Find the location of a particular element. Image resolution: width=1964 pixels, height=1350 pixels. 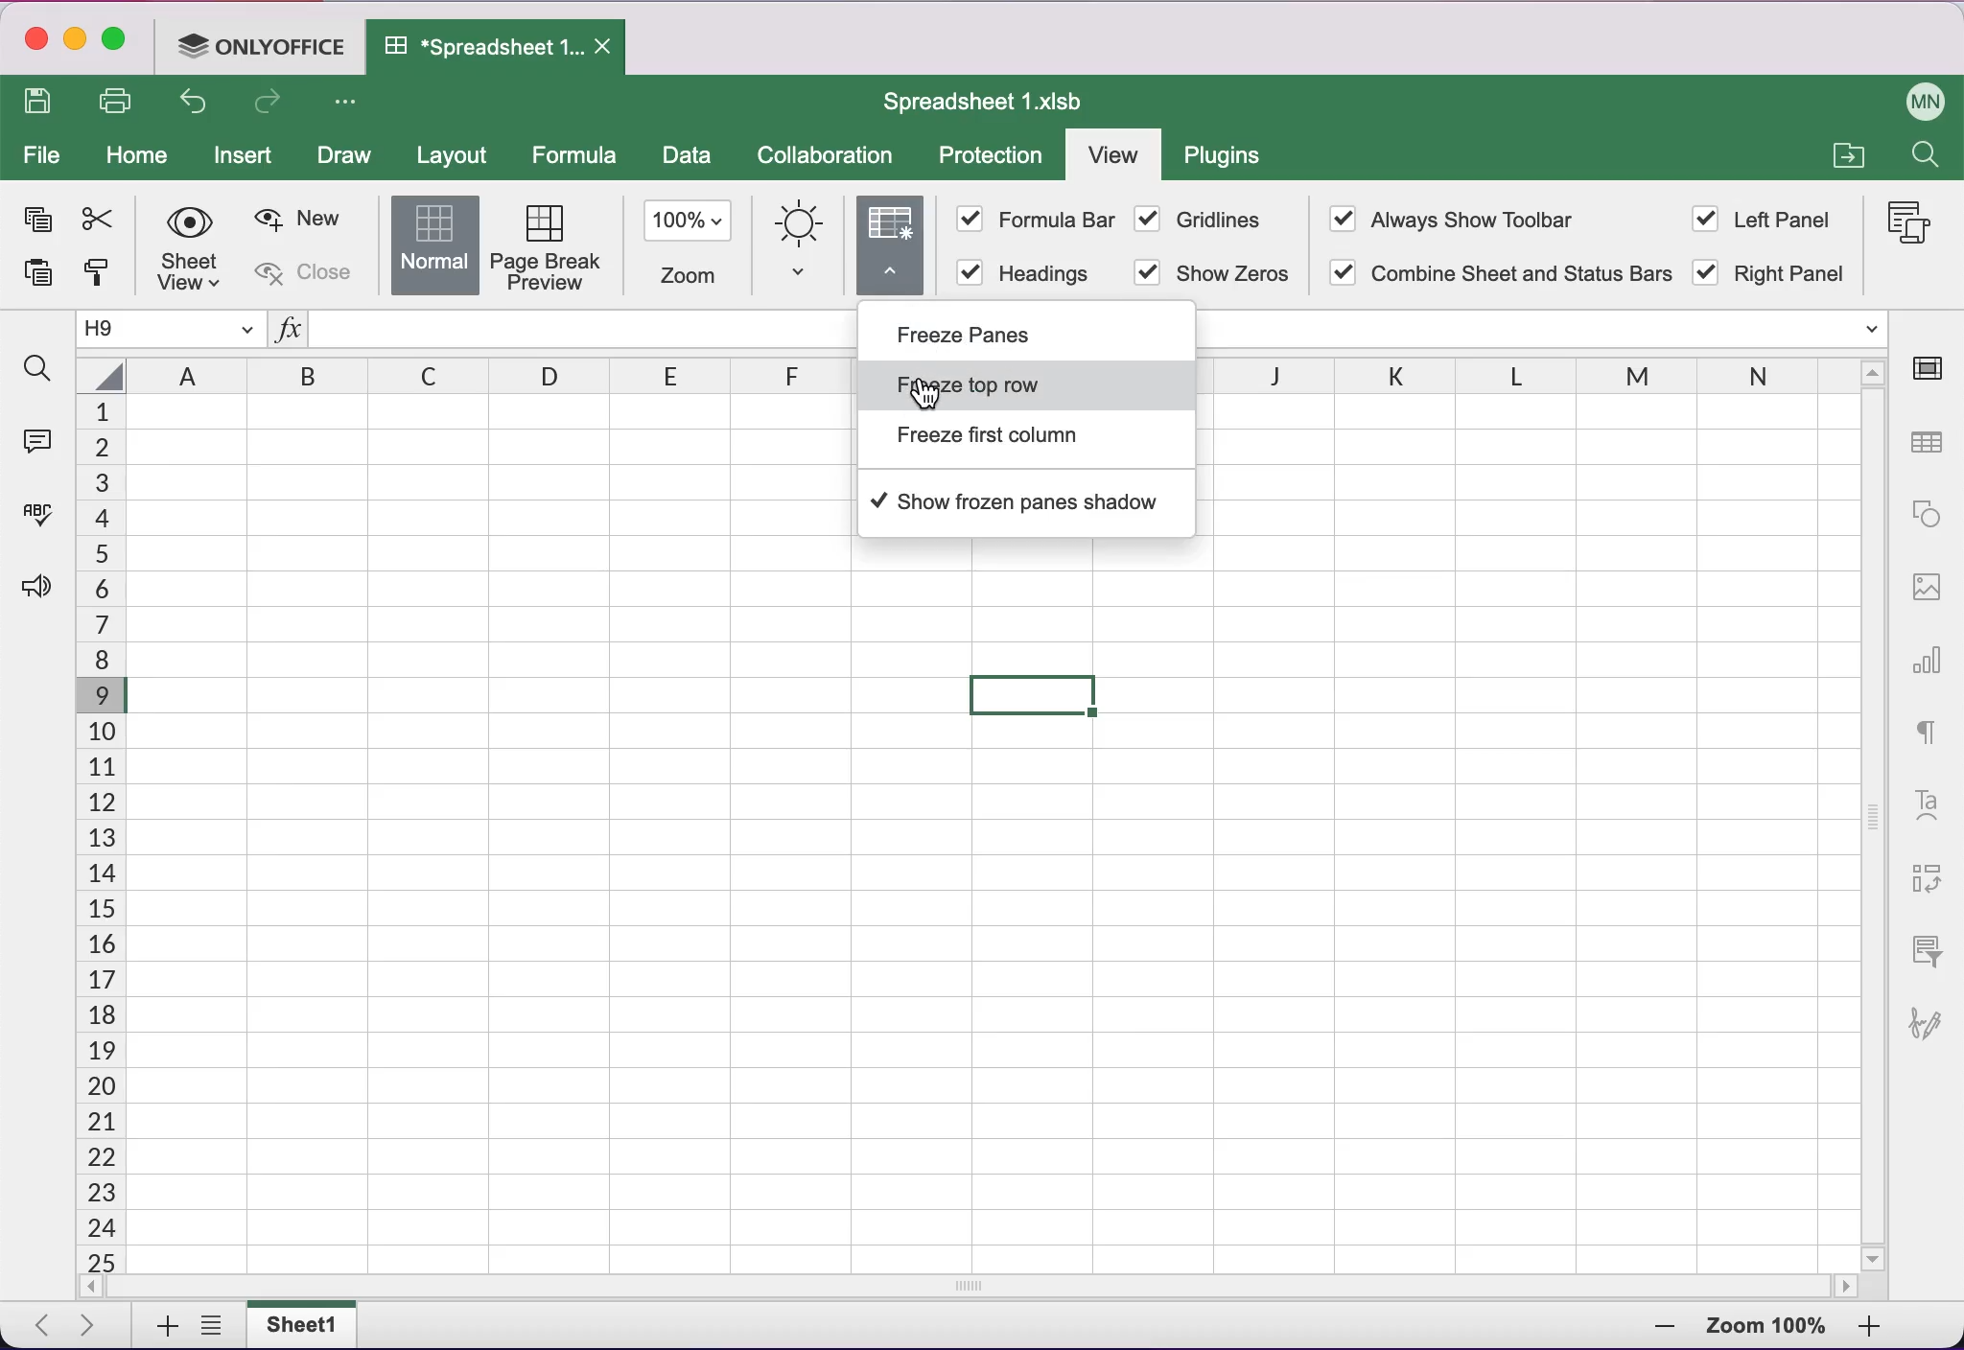

zoom out is located at coordinates (1888, 1330).